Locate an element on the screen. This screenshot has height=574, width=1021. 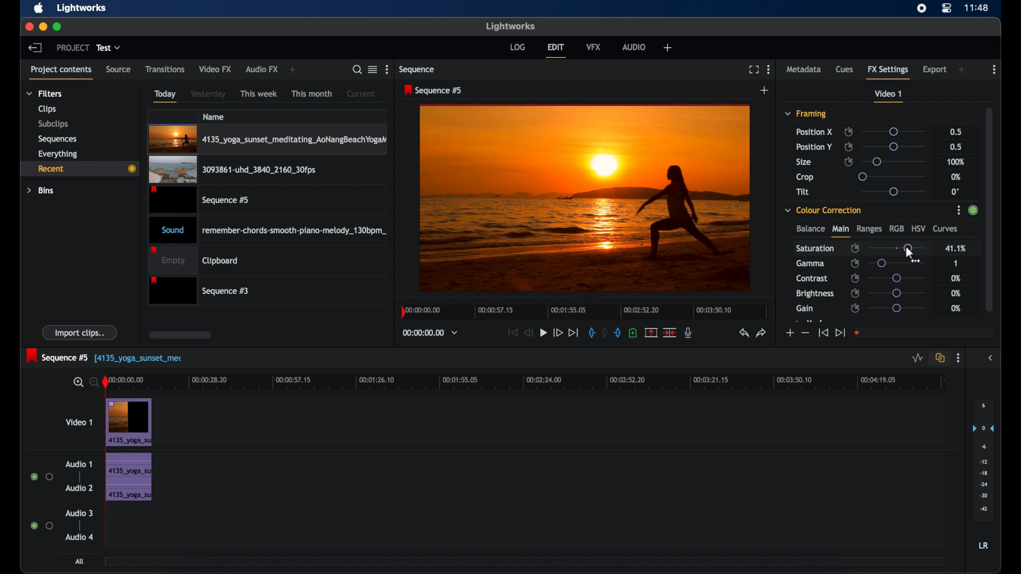
add is located at coordinates (765, 90).